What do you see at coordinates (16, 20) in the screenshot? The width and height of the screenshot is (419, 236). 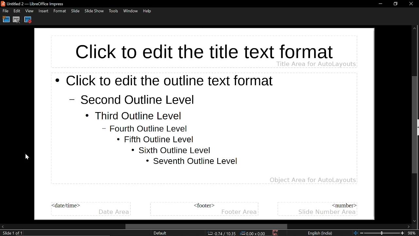 I see `Delete Master ` at bounding box center [16, 20].